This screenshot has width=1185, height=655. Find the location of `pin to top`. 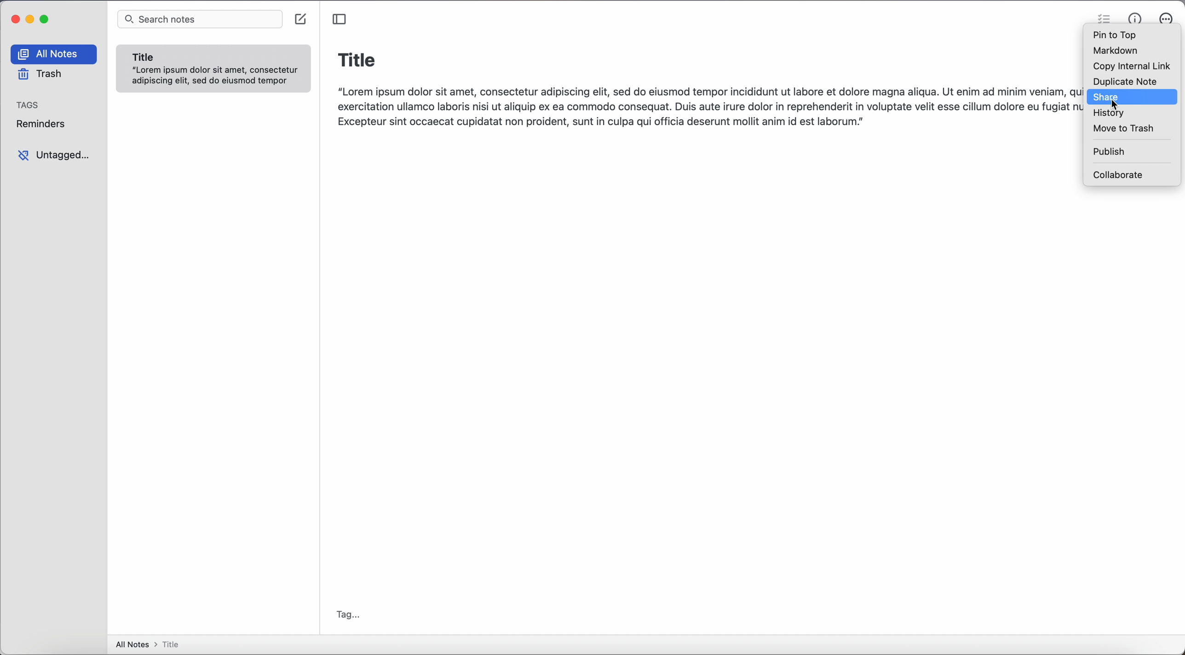

pin to top is located at coordinates (1116, 34).